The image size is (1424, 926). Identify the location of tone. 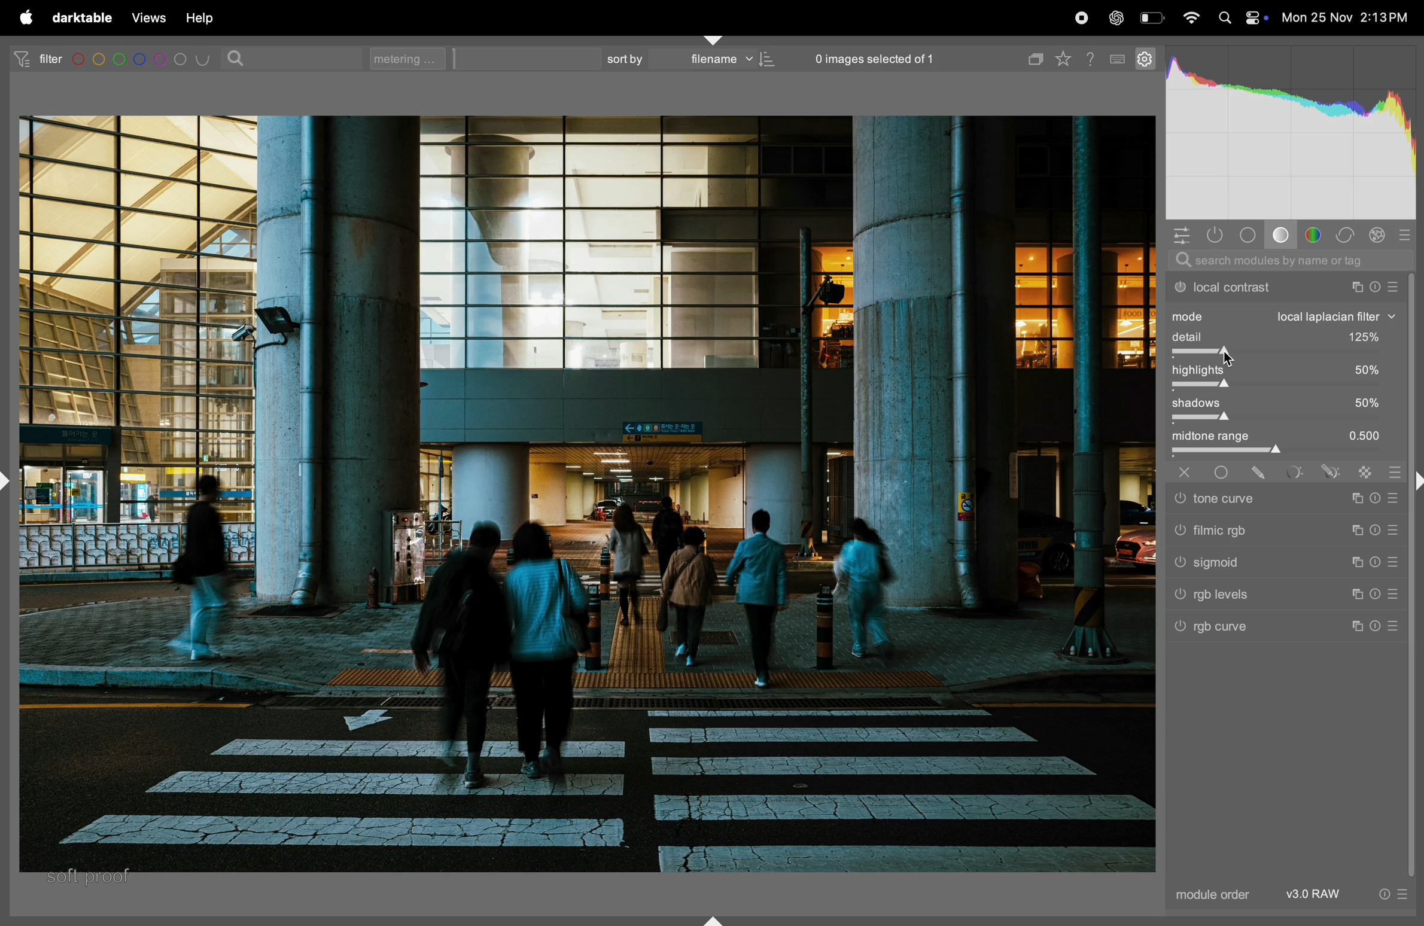
(1250, 234).